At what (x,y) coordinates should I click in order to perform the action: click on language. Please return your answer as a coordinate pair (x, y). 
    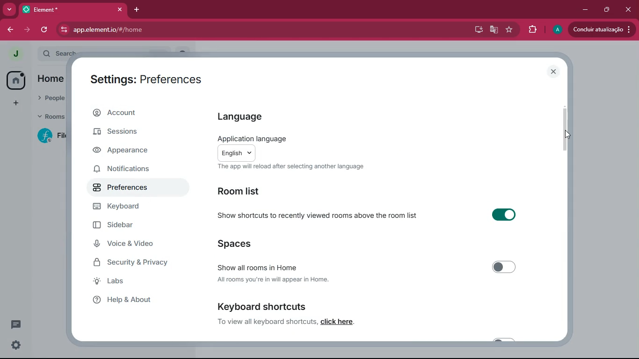
    Looking at the image, I should click on (249, 117).